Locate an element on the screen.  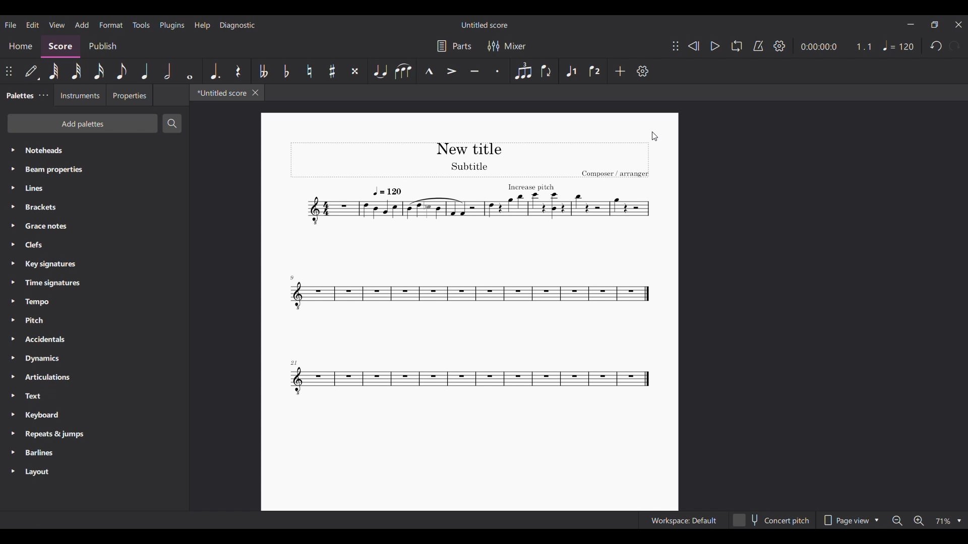
Whole note is located at coordinates (190, 71).